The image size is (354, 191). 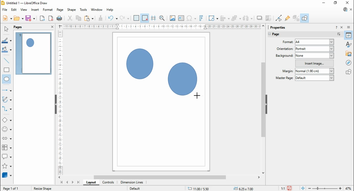 I want to click on help, so click(x=110, y=10).